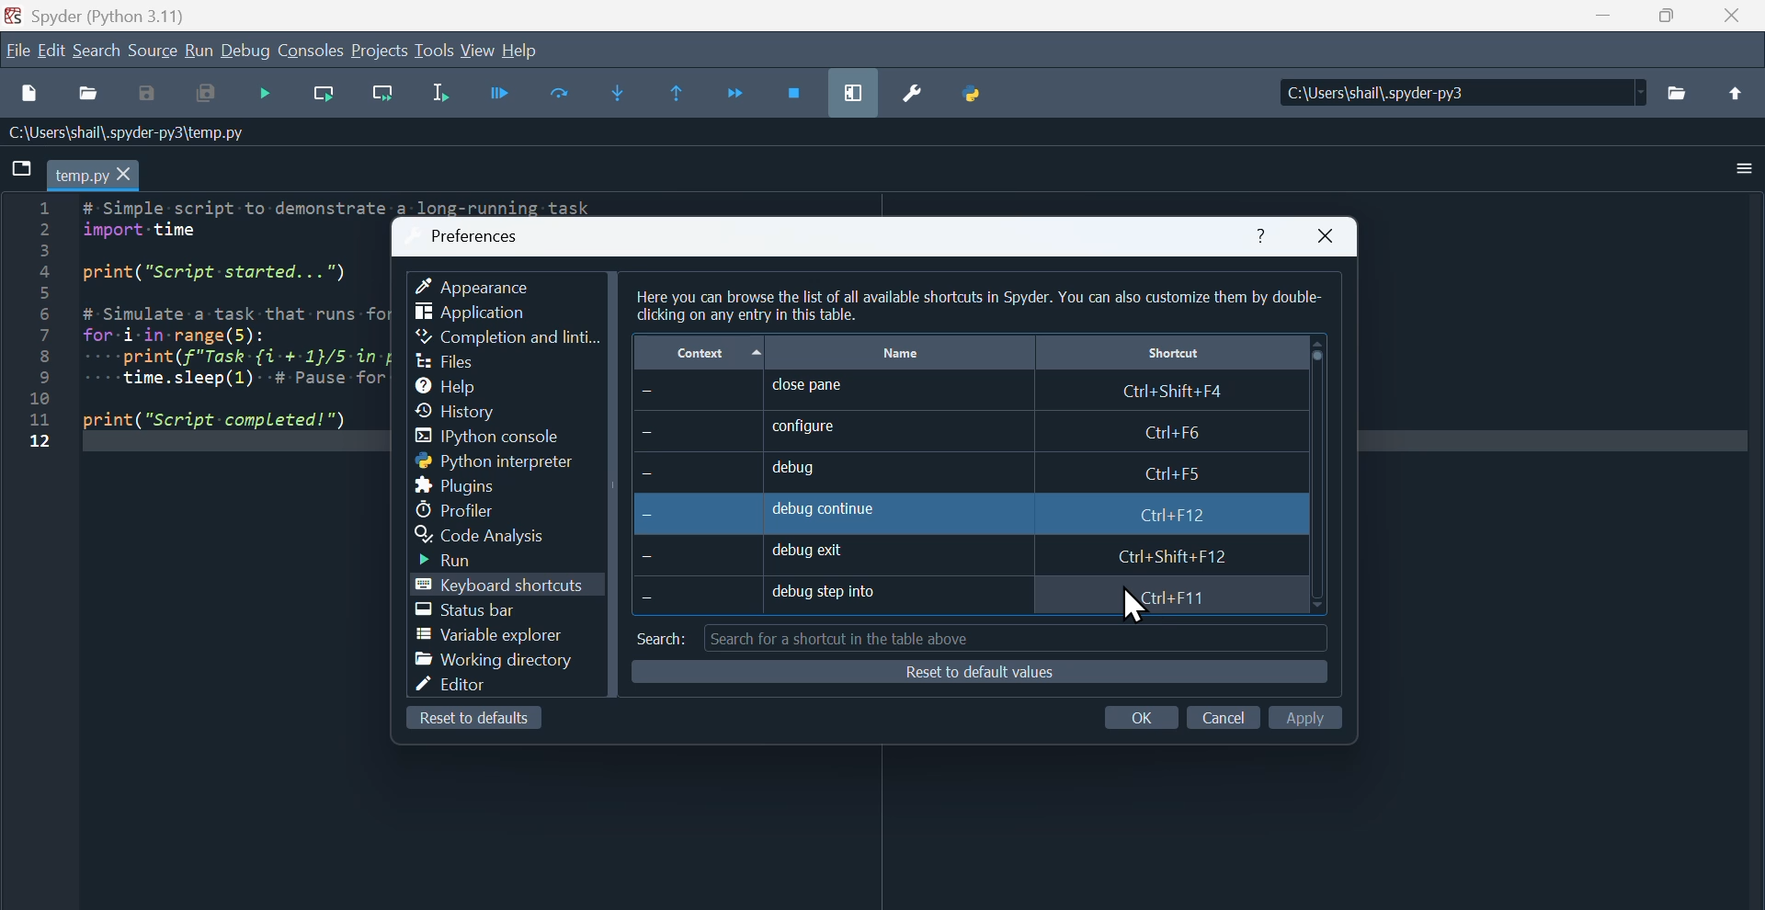 Image resolution: width=1765 pixels, height=910 pixels. What do you see at coordinates (1150, 718) in the screenshot?
I see `` at bounding box center [1150, 718].